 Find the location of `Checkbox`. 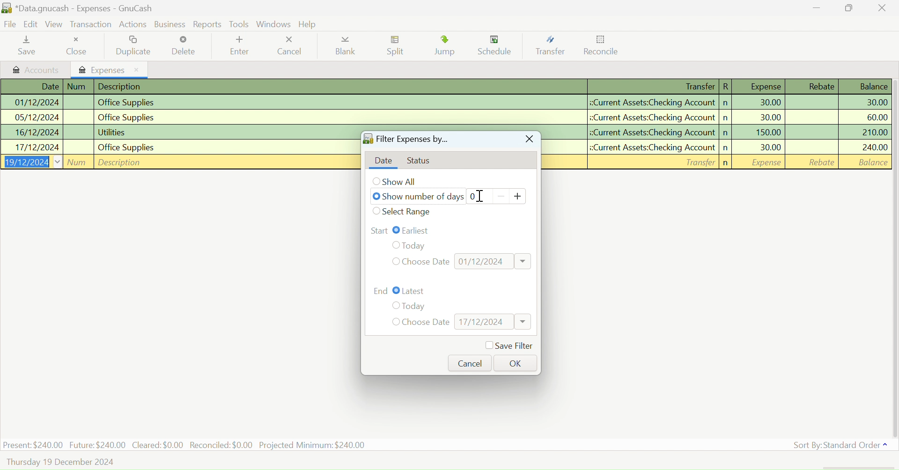

Checkbox is located at coordinates (394, 322).